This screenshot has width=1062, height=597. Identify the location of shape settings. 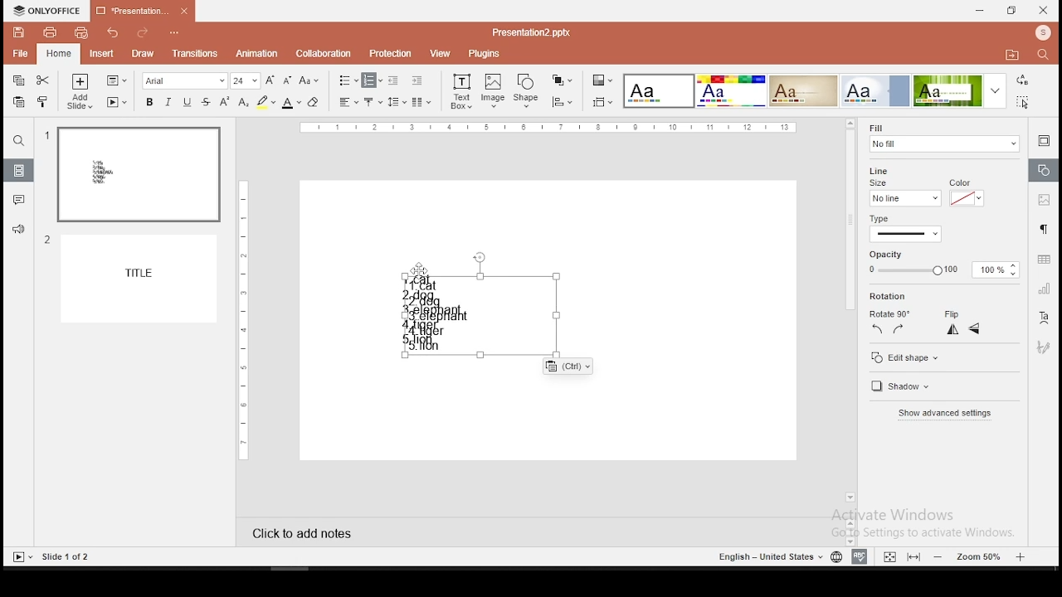
(1042, 169).